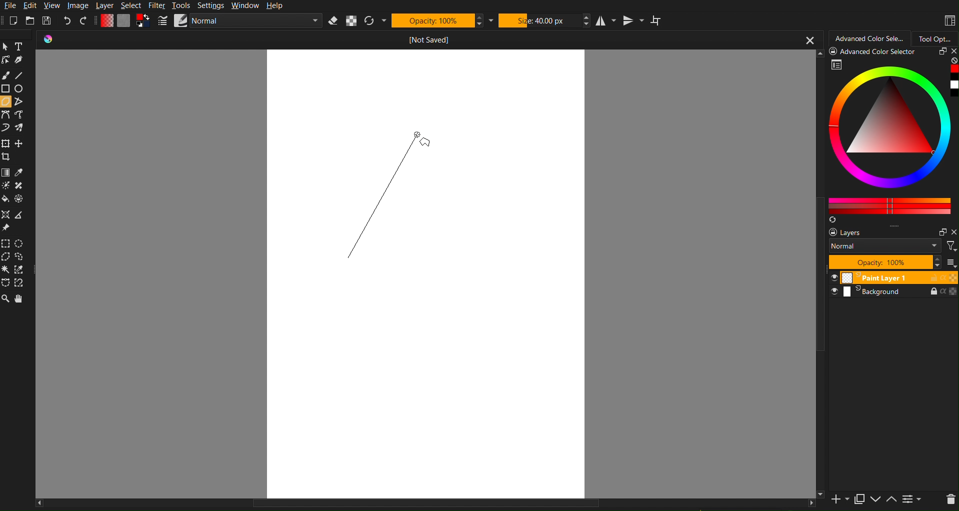 This screenshot has width=959, height=511. Describe the element at coordinates (912, 500) in the screenshot. I see `view or change layer properties` at that location.